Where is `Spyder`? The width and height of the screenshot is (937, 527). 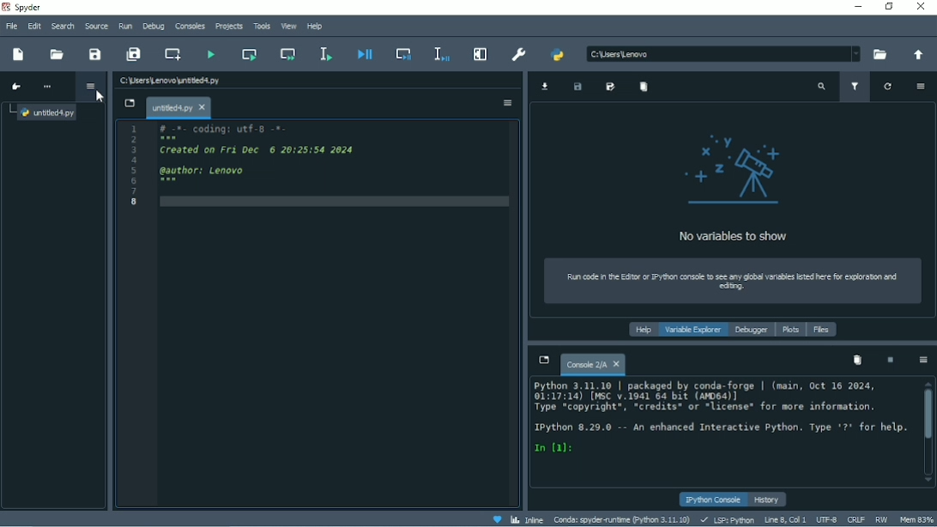 Spyder is located at coordinates (25, 8).